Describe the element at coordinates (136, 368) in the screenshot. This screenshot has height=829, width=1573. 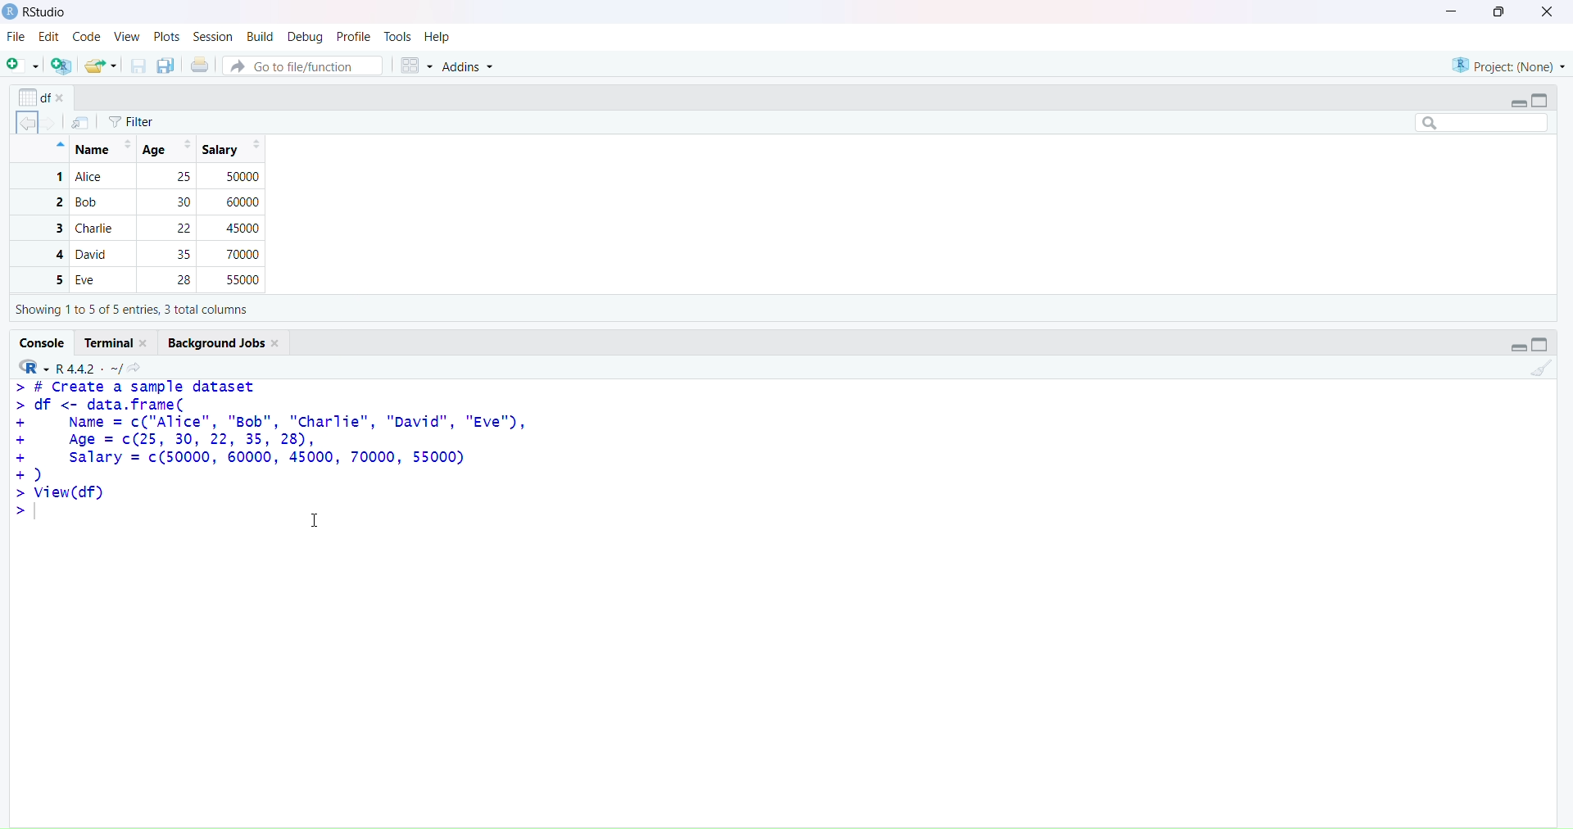
I see `view the current working directory` at that location.